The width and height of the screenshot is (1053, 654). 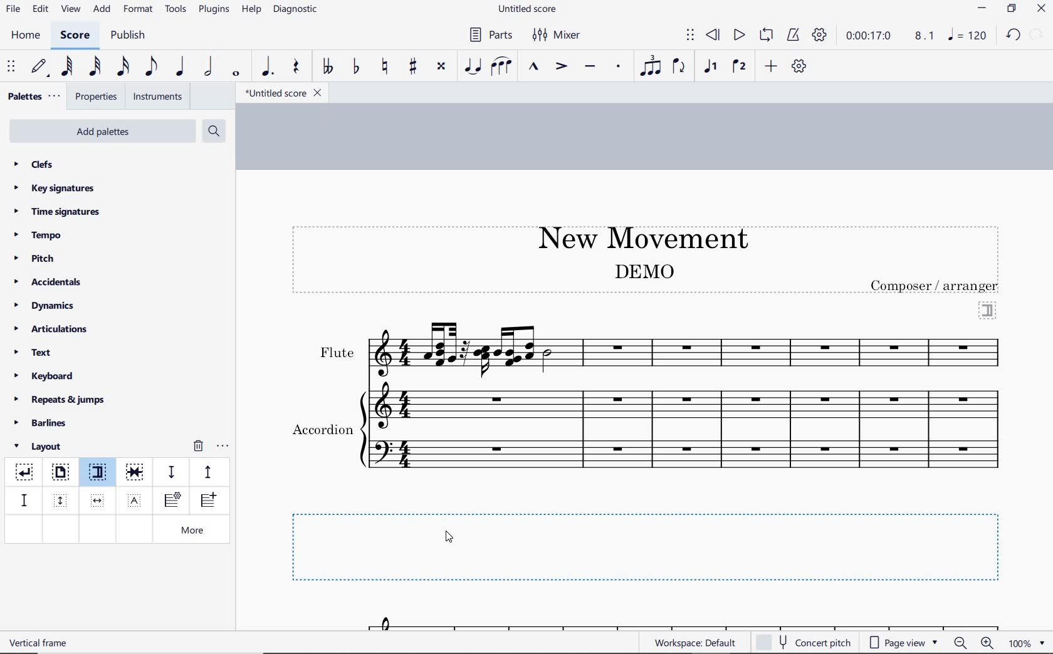 What do you see at coordinates (800, 67) in the screenshot?
I see `customize toolbar` at bounding box center [800, 67].